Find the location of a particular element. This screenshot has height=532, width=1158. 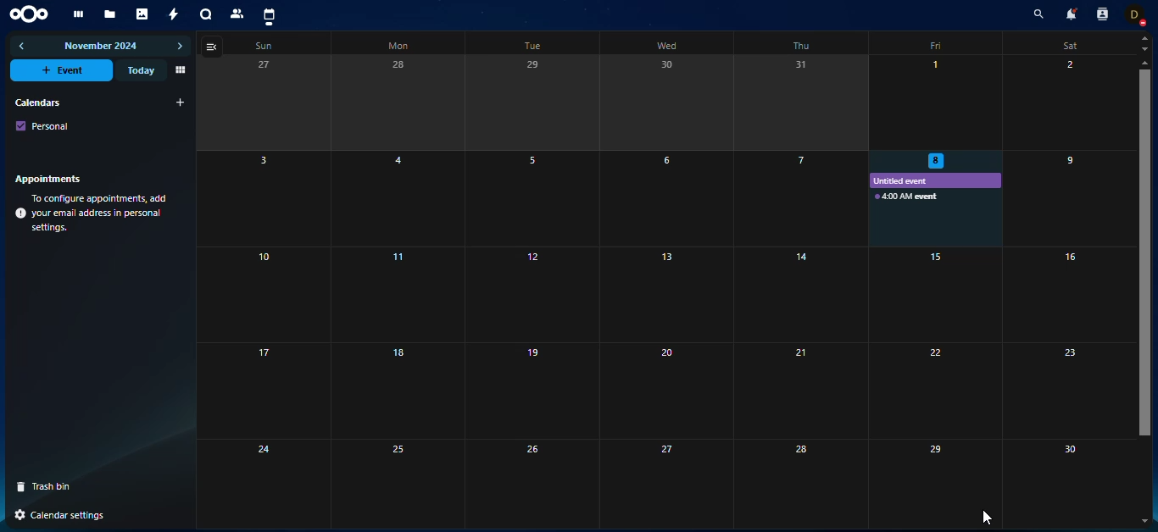

talk is located at coordinates (206, 15).